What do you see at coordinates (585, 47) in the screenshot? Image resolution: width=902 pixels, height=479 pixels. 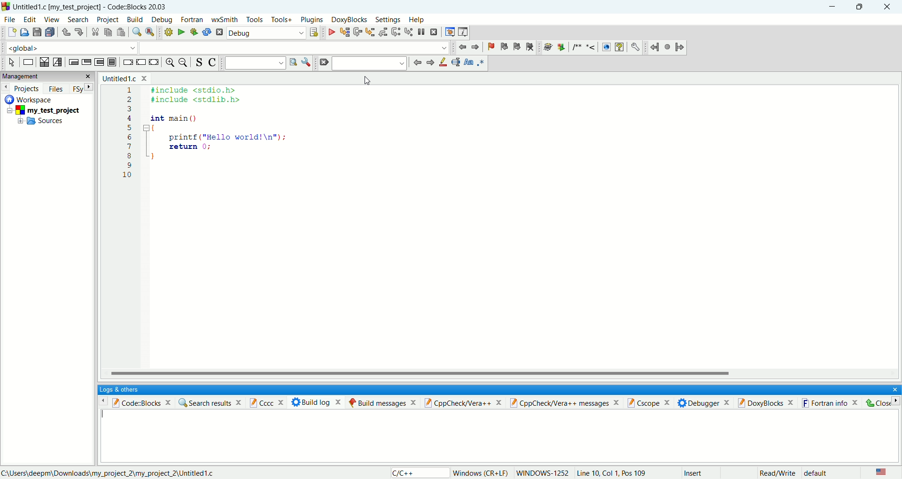 I see `comment` at bounding box center [585, 47].